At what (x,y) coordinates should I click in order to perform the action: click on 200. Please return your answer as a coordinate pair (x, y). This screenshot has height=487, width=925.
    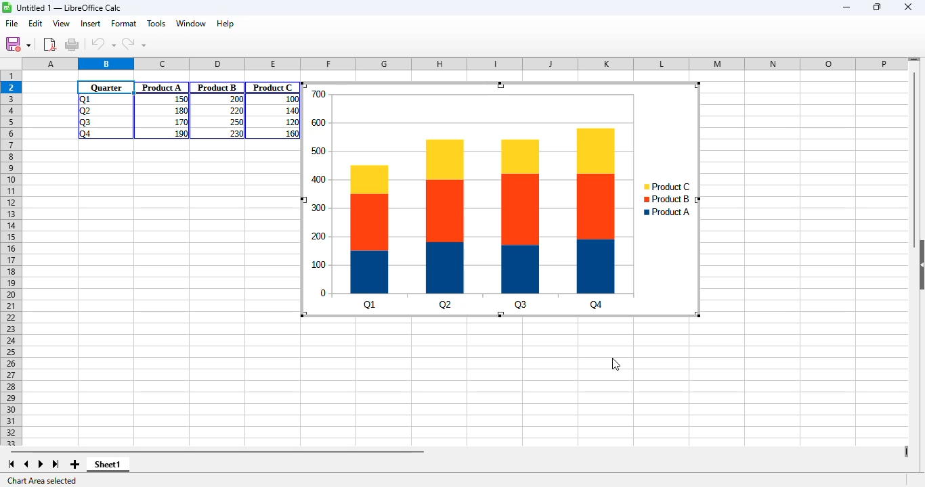
    Looking at the image, I should click on (235, 99).